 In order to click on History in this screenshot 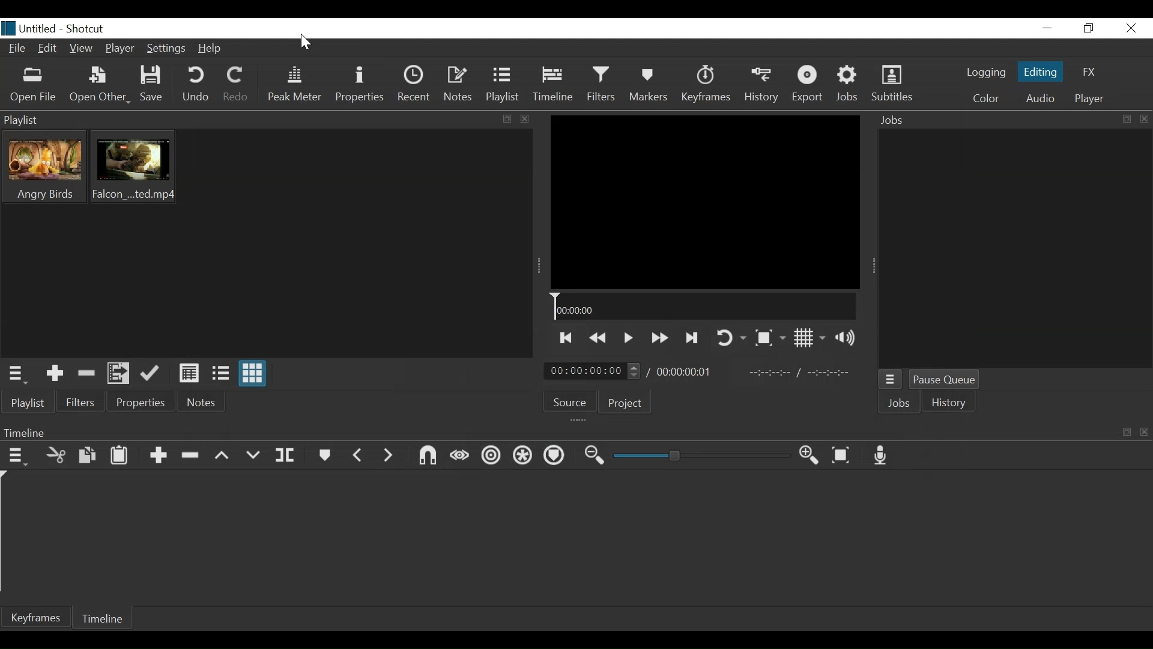, I will do `click(763, 83)`.